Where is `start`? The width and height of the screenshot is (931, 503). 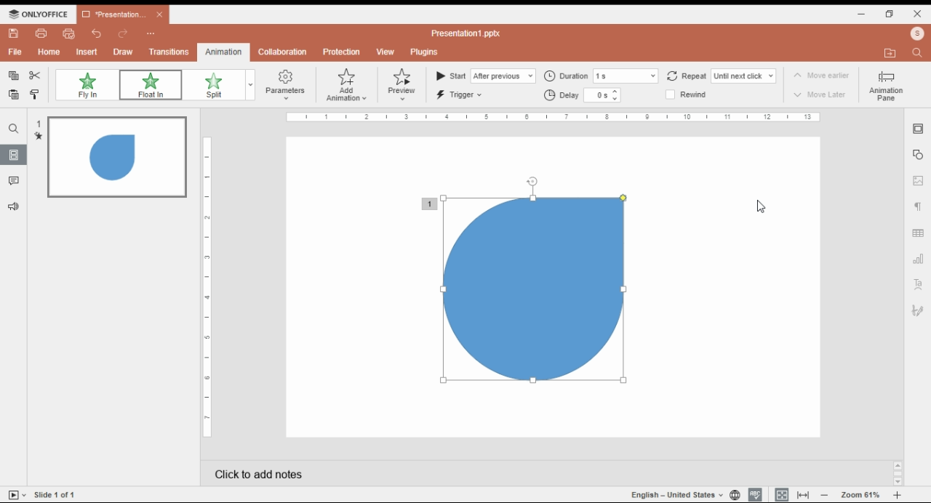 start is located at coordinates (485, 76).